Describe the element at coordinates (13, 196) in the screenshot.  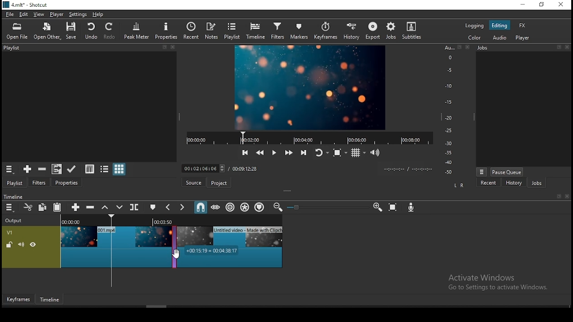
I see `timeline` at that location.